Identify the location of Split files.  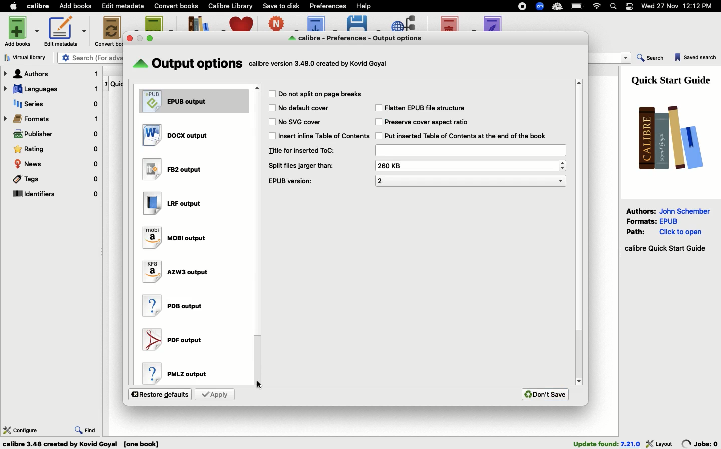
(469, 165).